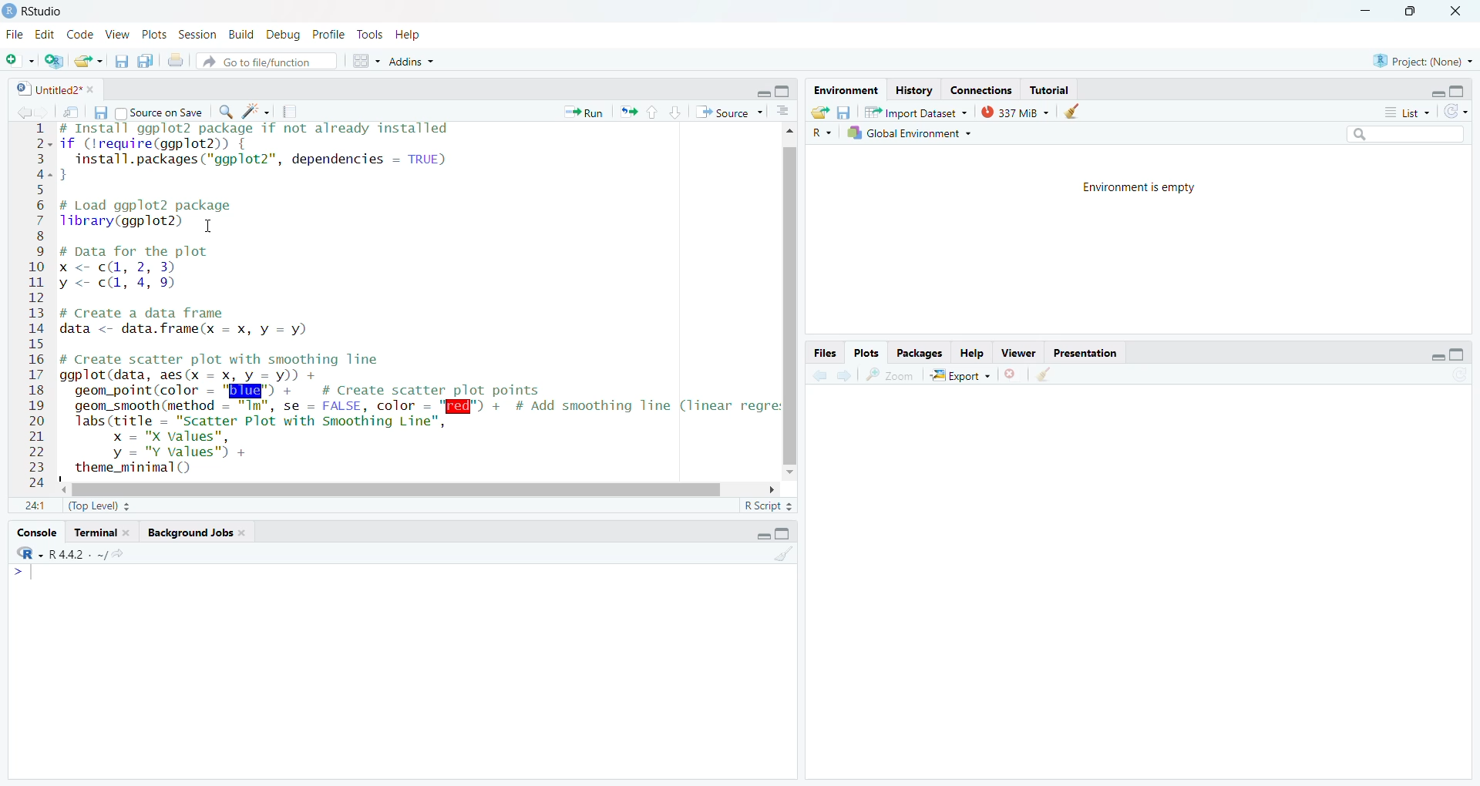  What do you see at coordinates (580, 113) in the screenshot?
I see ` Run` at bounding box center [580, 113].